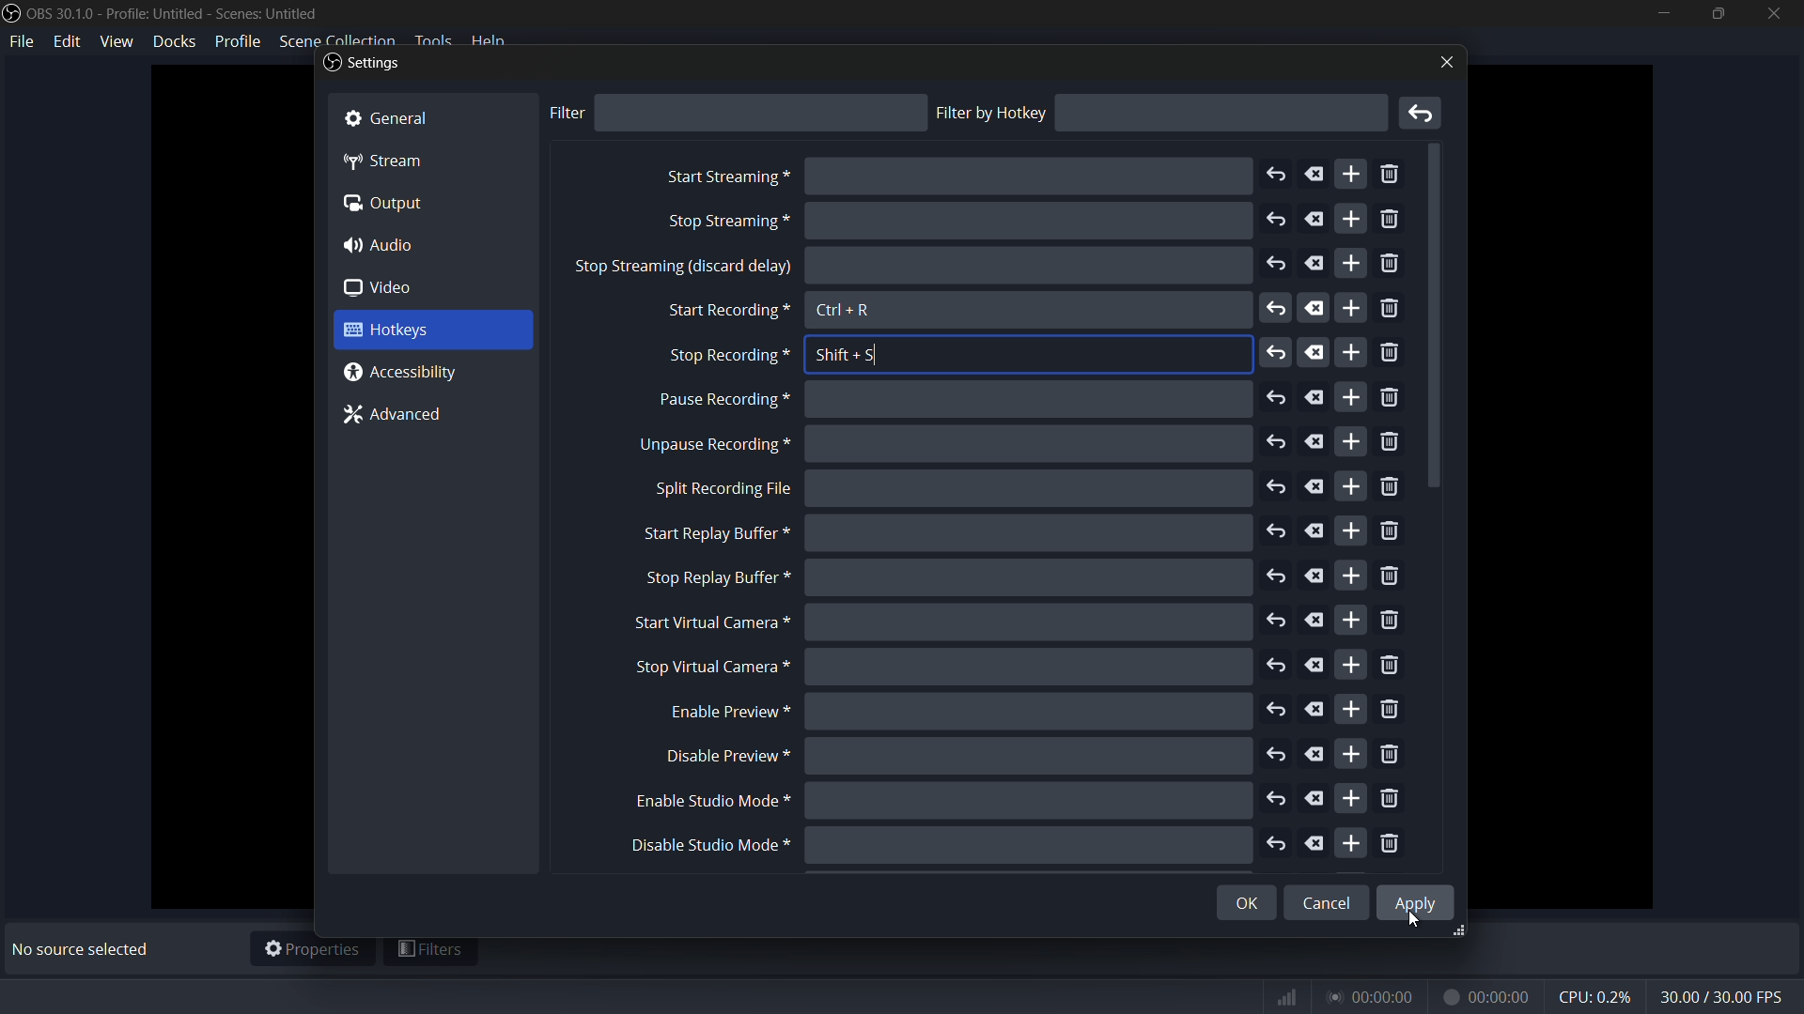 The width and height of the screenshot is (1804, 1014). Describe the element at coordinates (1351, 796) in the screenshot. I see `add more` at that location.